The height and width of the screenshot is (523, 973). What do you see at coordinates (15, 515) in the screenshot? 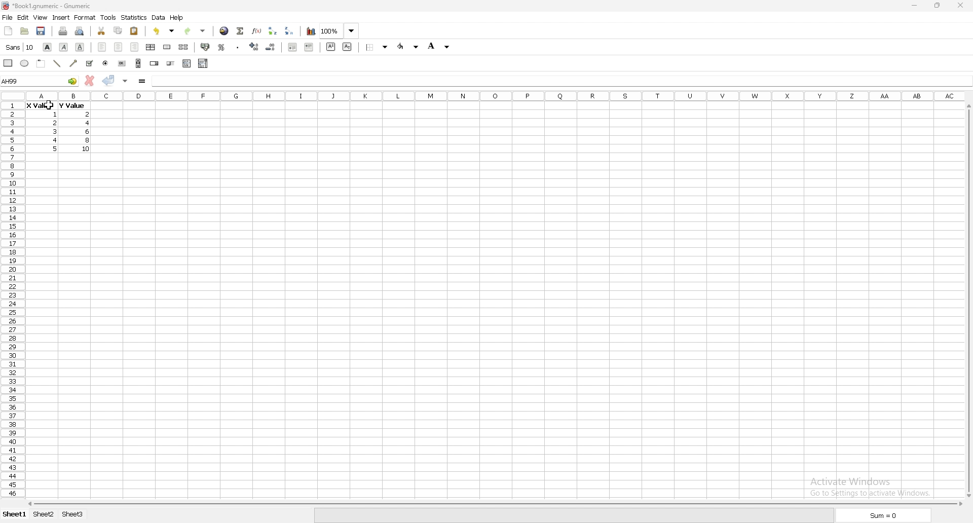
I see `sheet 1` at bounding box center [15, 515].